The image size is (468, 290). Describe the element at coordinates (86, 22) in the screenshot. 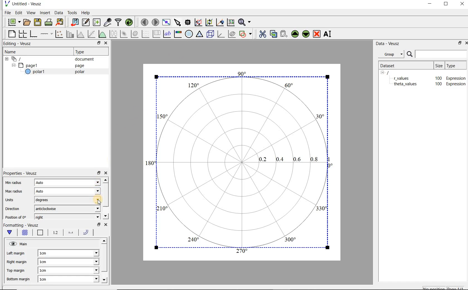

I see `Edit and enter new datasets` at that location.